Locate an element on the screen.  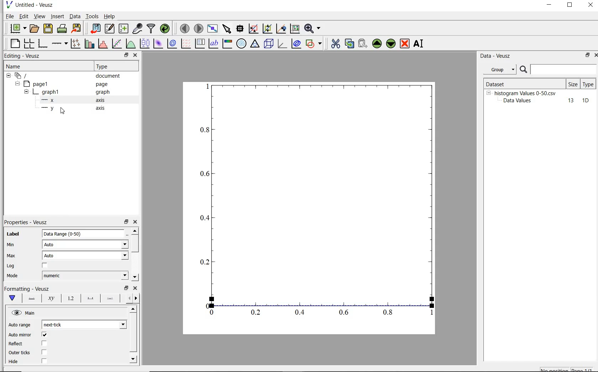
 is located at coordinates (103, 92).